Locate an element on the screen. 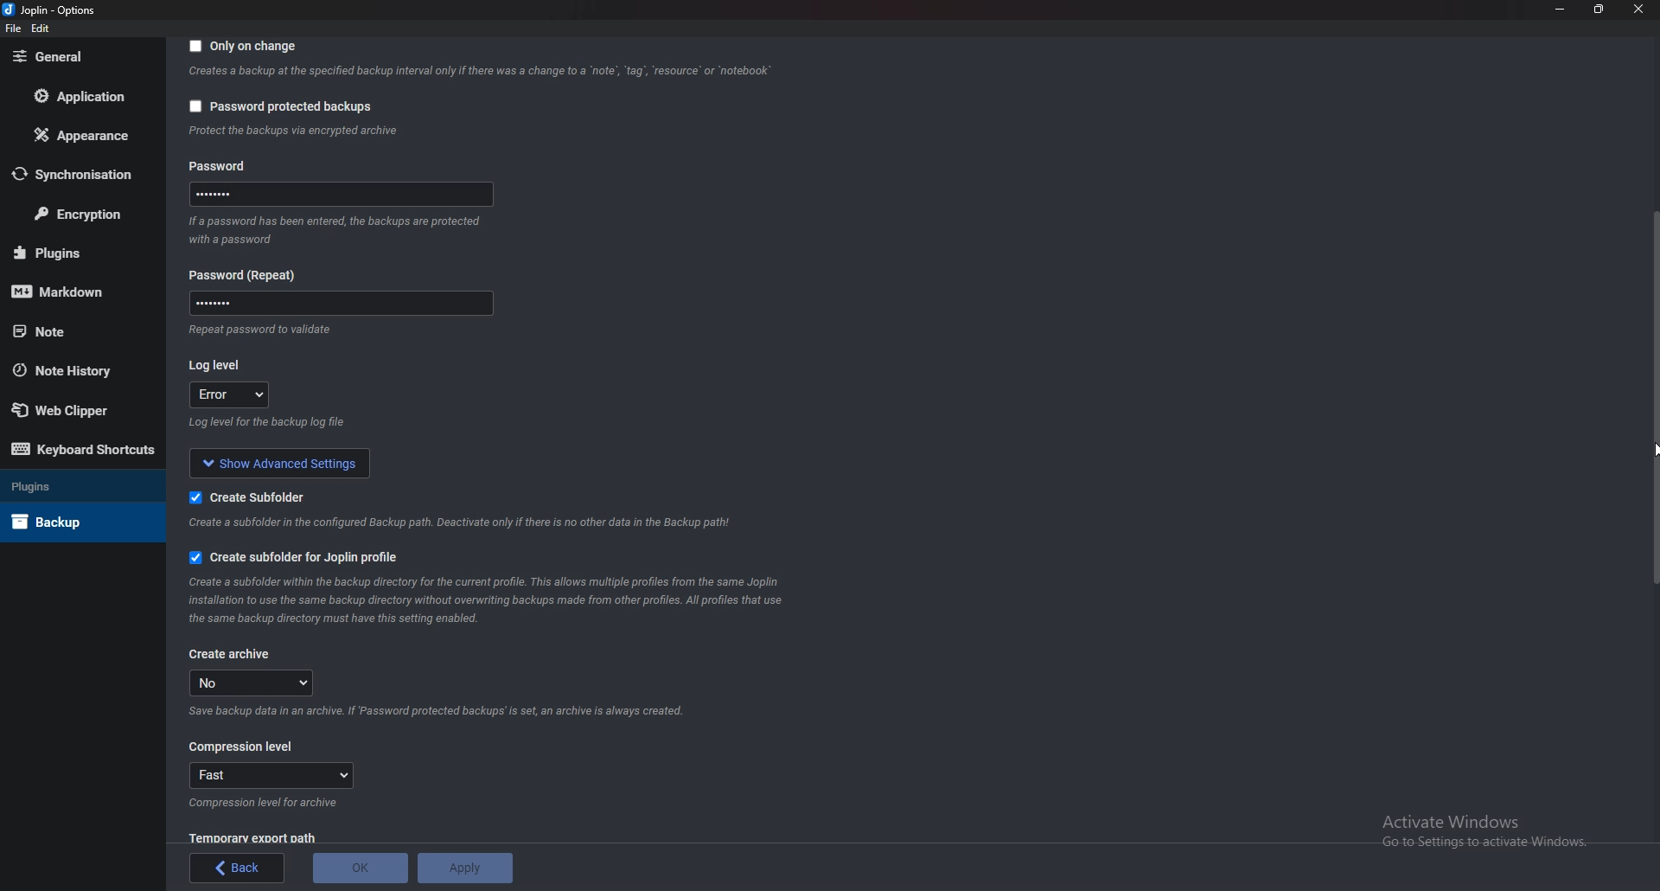 The height and width of the screenshot is (891, 1660). Keyboard shortcuts is located at coordinates (83, 448).